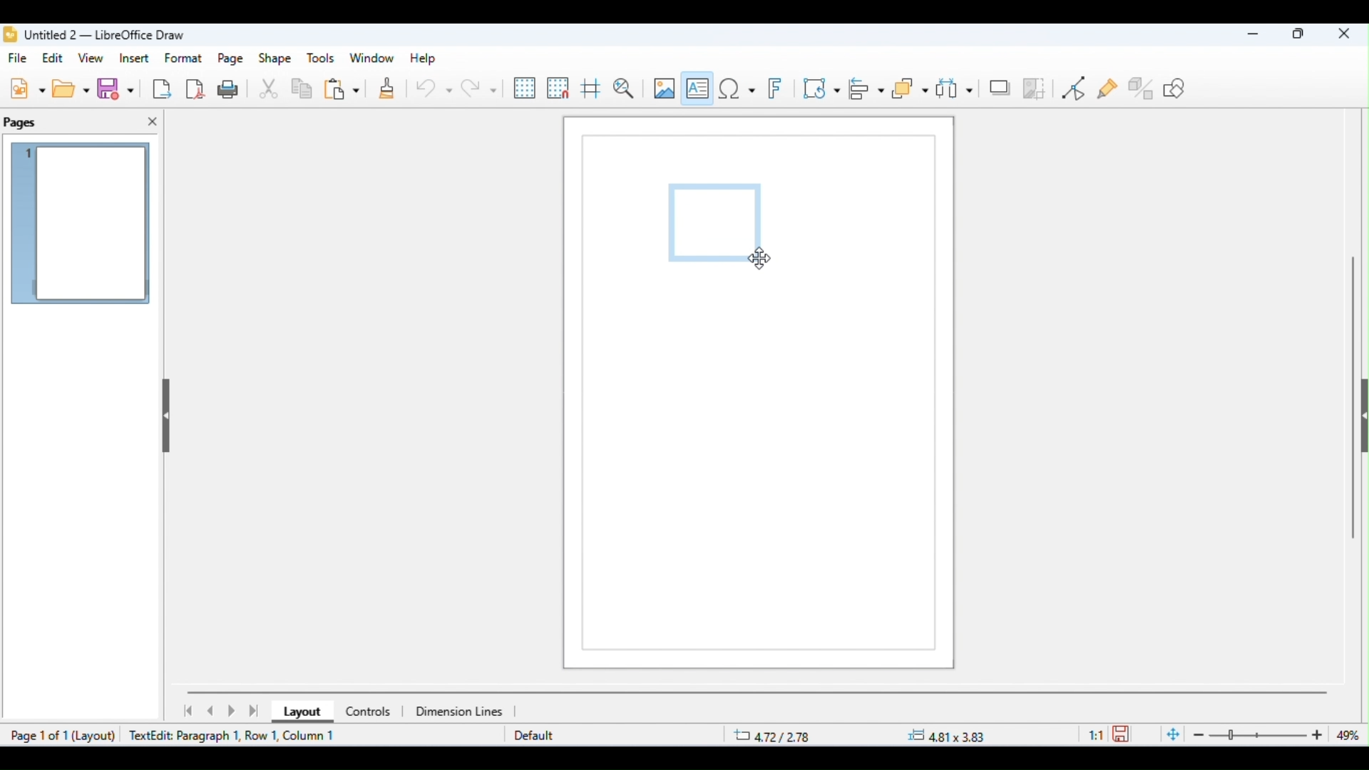 The width and height of the screenshot is (1369, 770). I want to click on export, so click(161, 88).